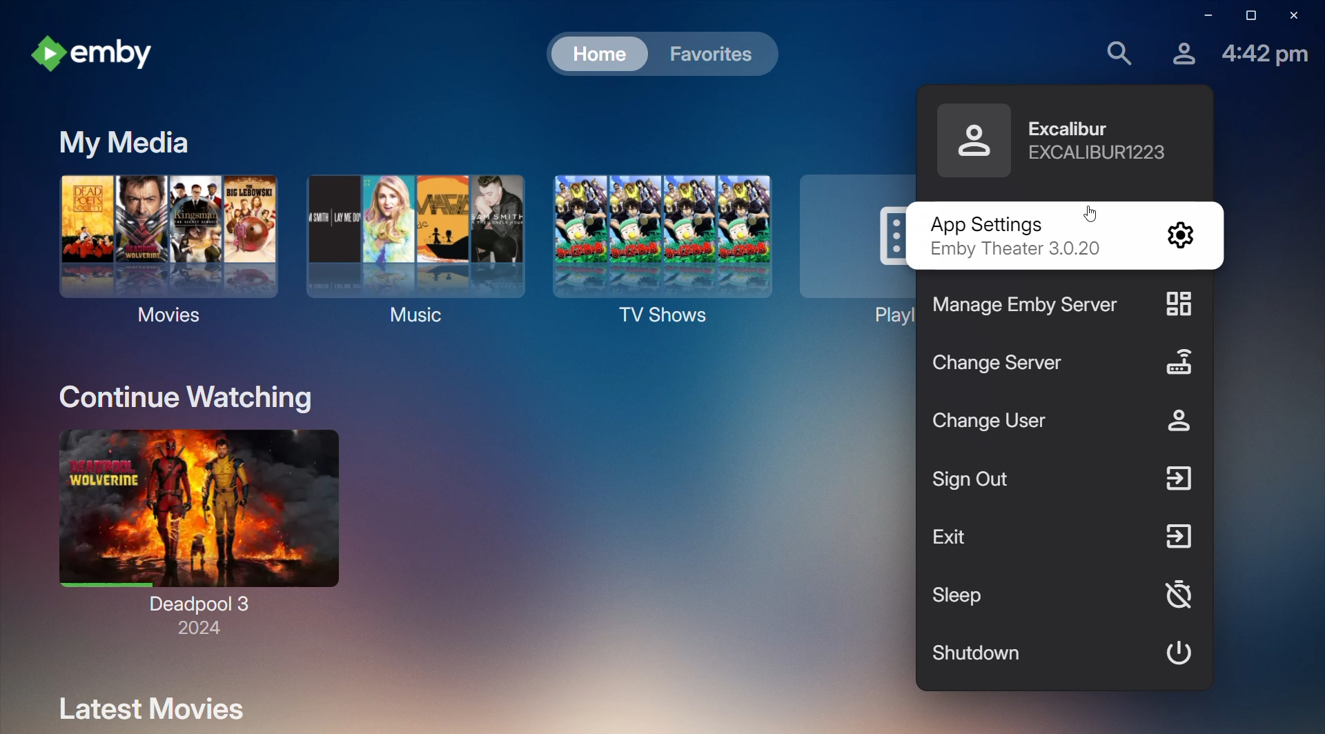 Image resolution: width=1325 pixels, height=734 pixels. What do you see at coordinates (1066, 484) in the screenshot?
I see `Sign Out` at bounding box center [1066, 484].